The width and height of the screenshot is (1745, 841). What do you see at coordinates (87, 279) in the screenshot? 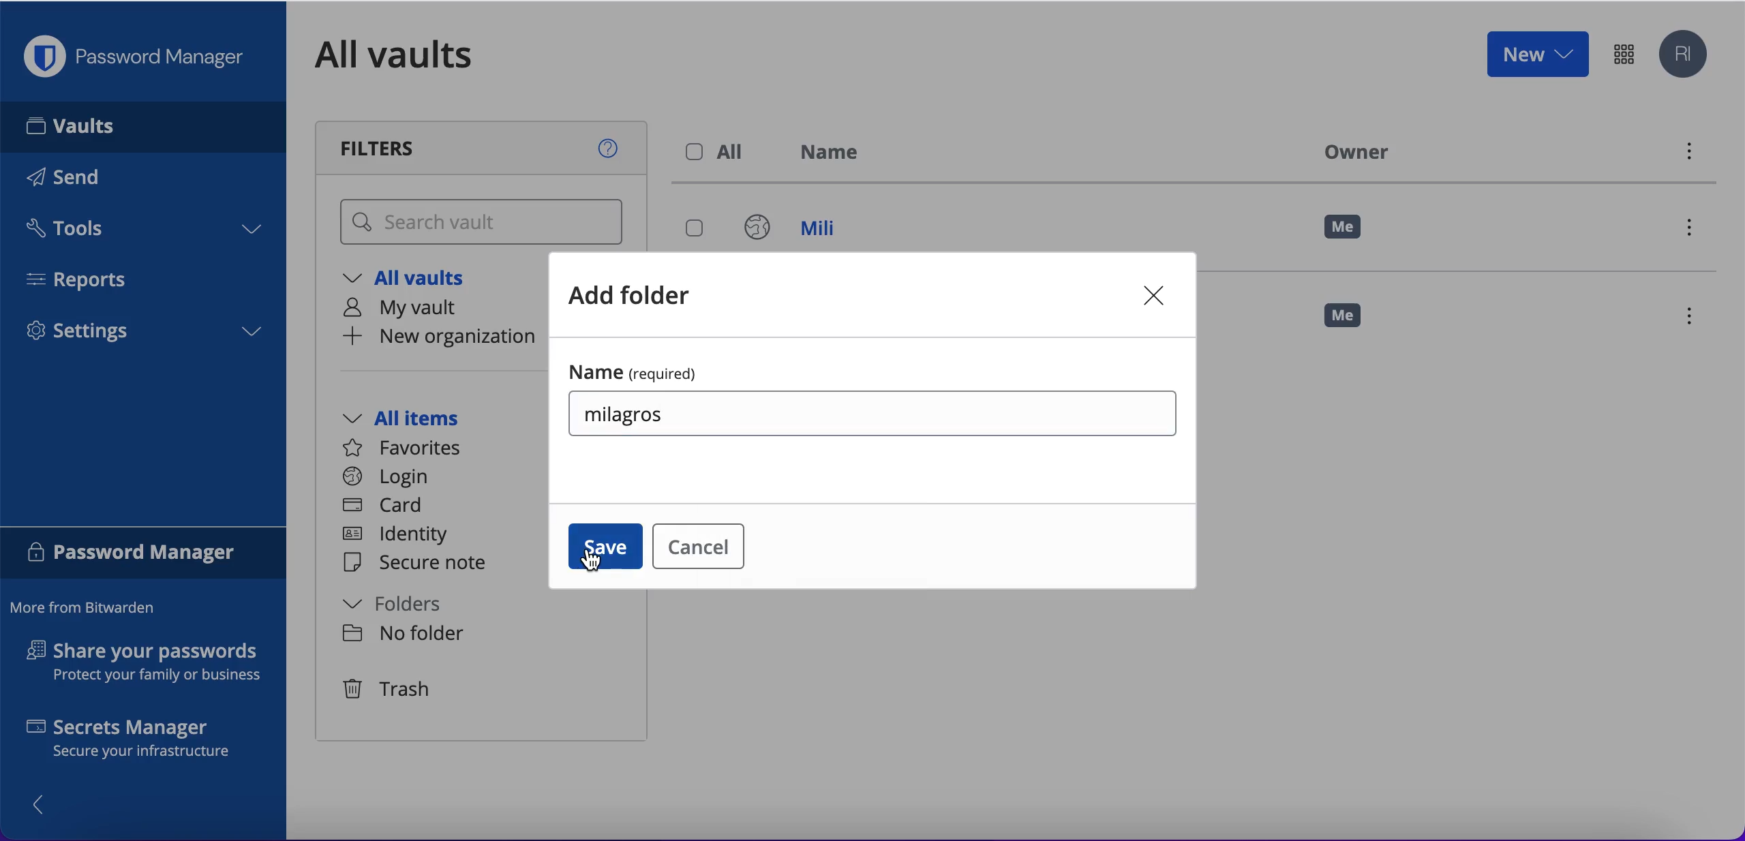
I see `reports` at bounding box center [87, 279].